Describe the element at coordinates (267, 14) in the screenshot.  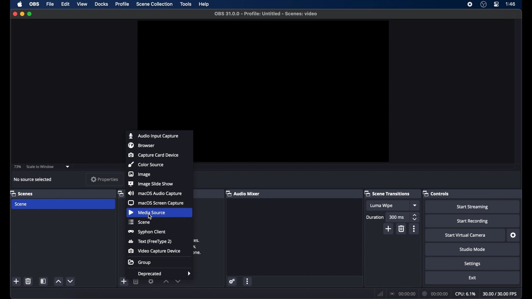
I see `file name` at that location.